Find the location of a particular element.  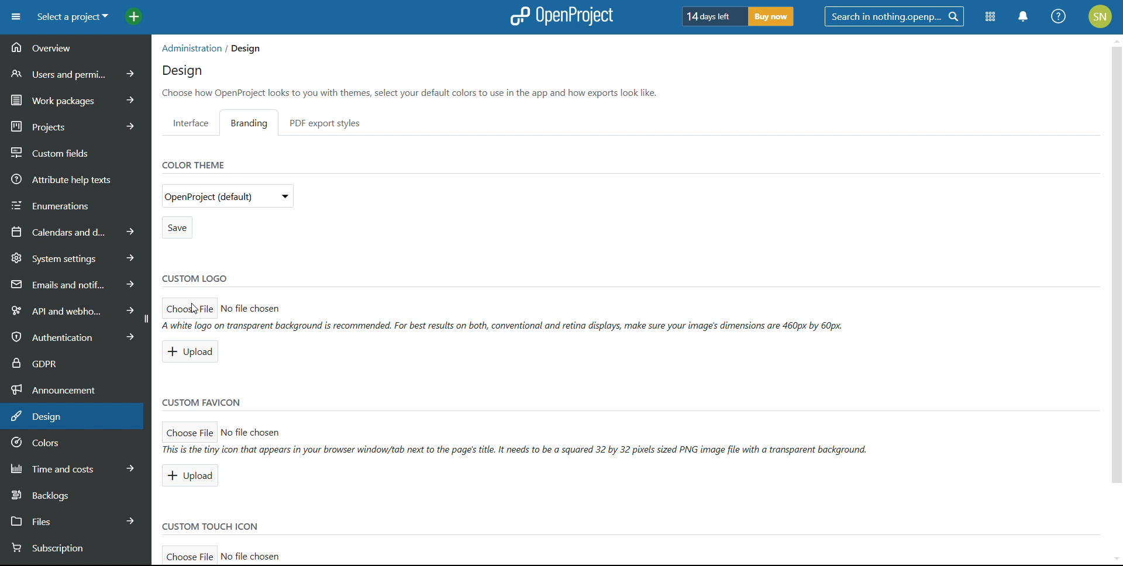

branding setting selected is located at coordinates (253, 123).